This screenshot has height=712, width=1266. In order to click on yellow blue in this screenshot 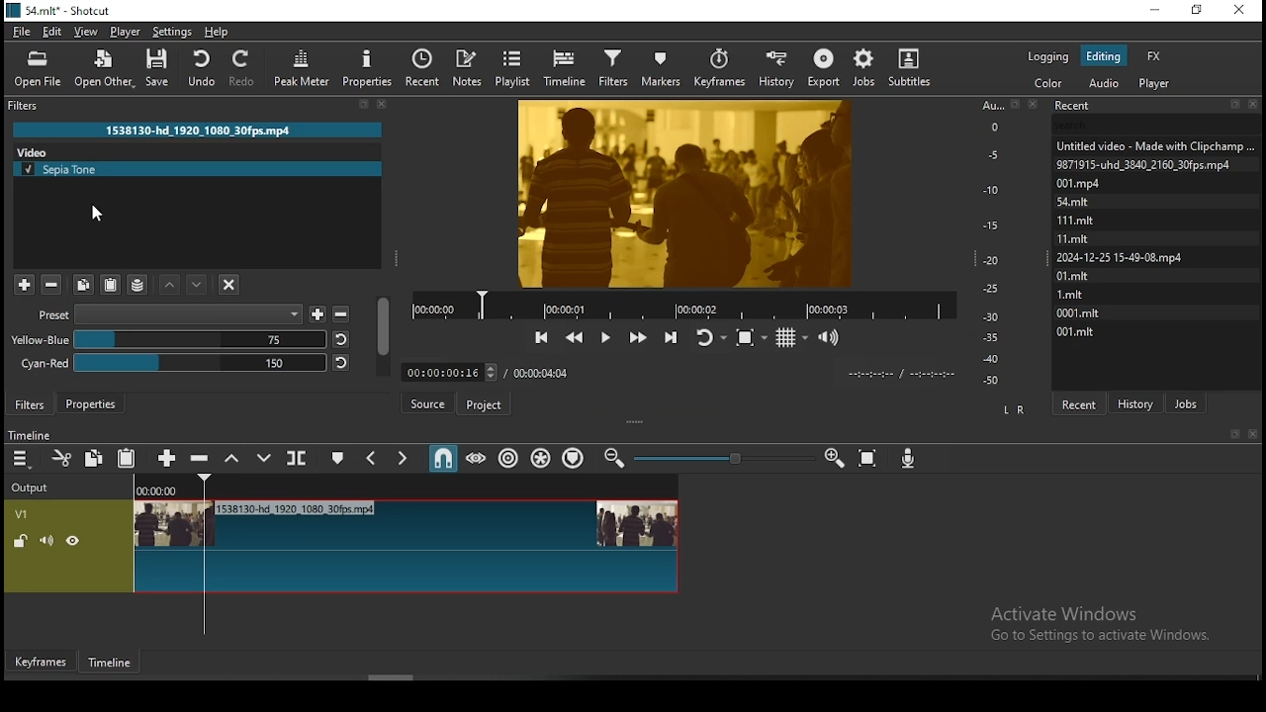, I will do `click(168, 339)`.